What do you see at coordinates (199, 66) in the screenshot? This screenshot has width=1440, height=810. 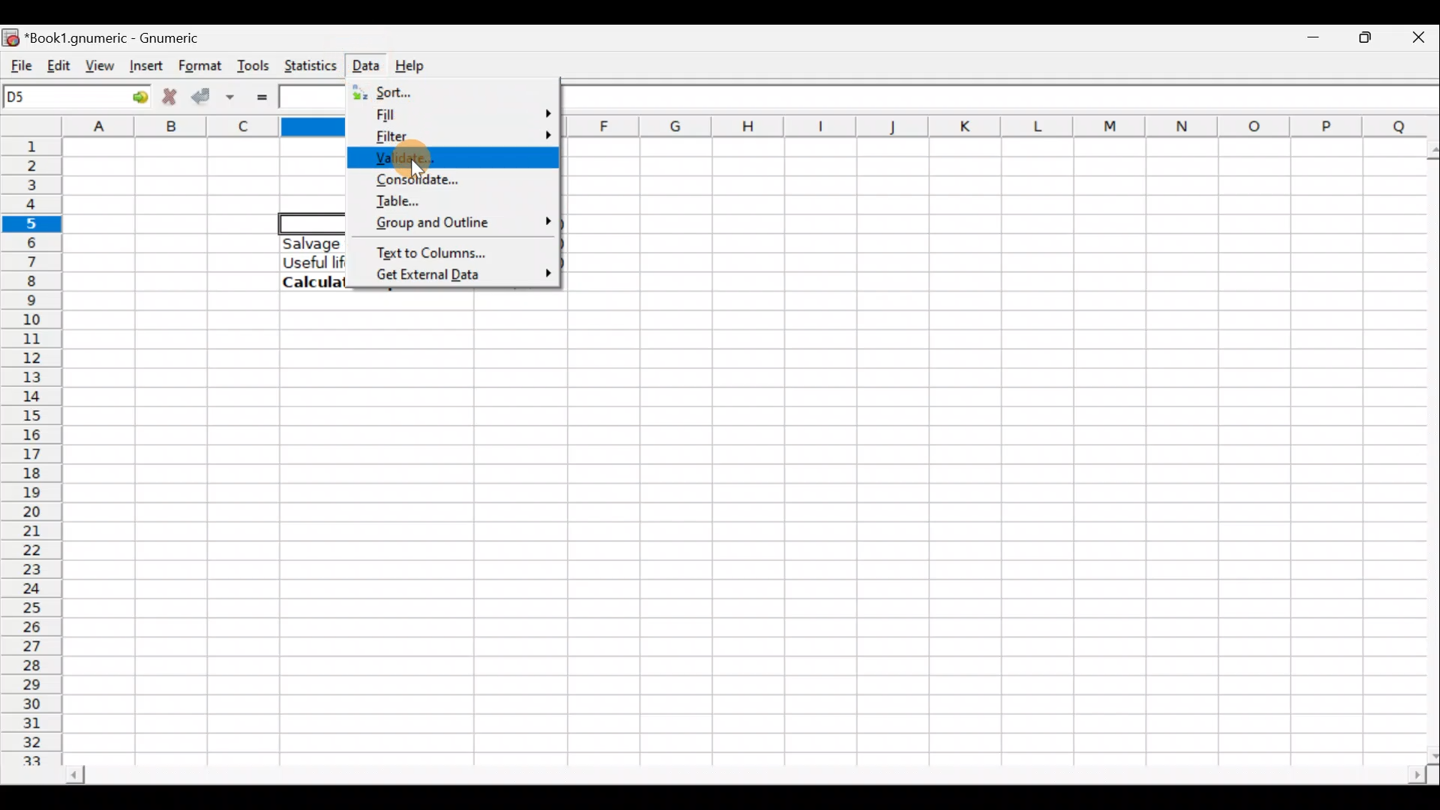 I see `Format` at bounding box center [199, 66].